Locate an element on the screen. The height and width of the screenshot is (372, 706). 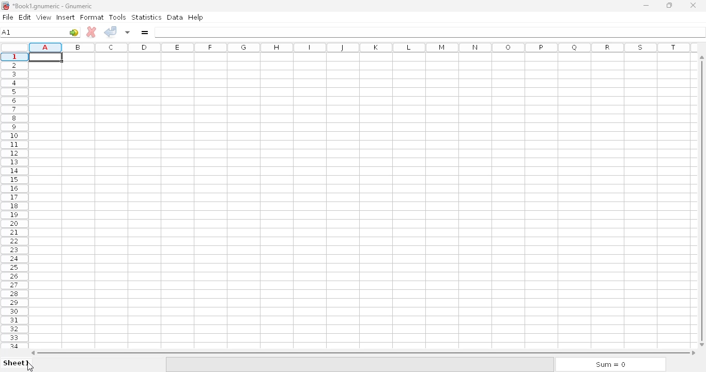
sheet1 is located at coordinates (17, 363).